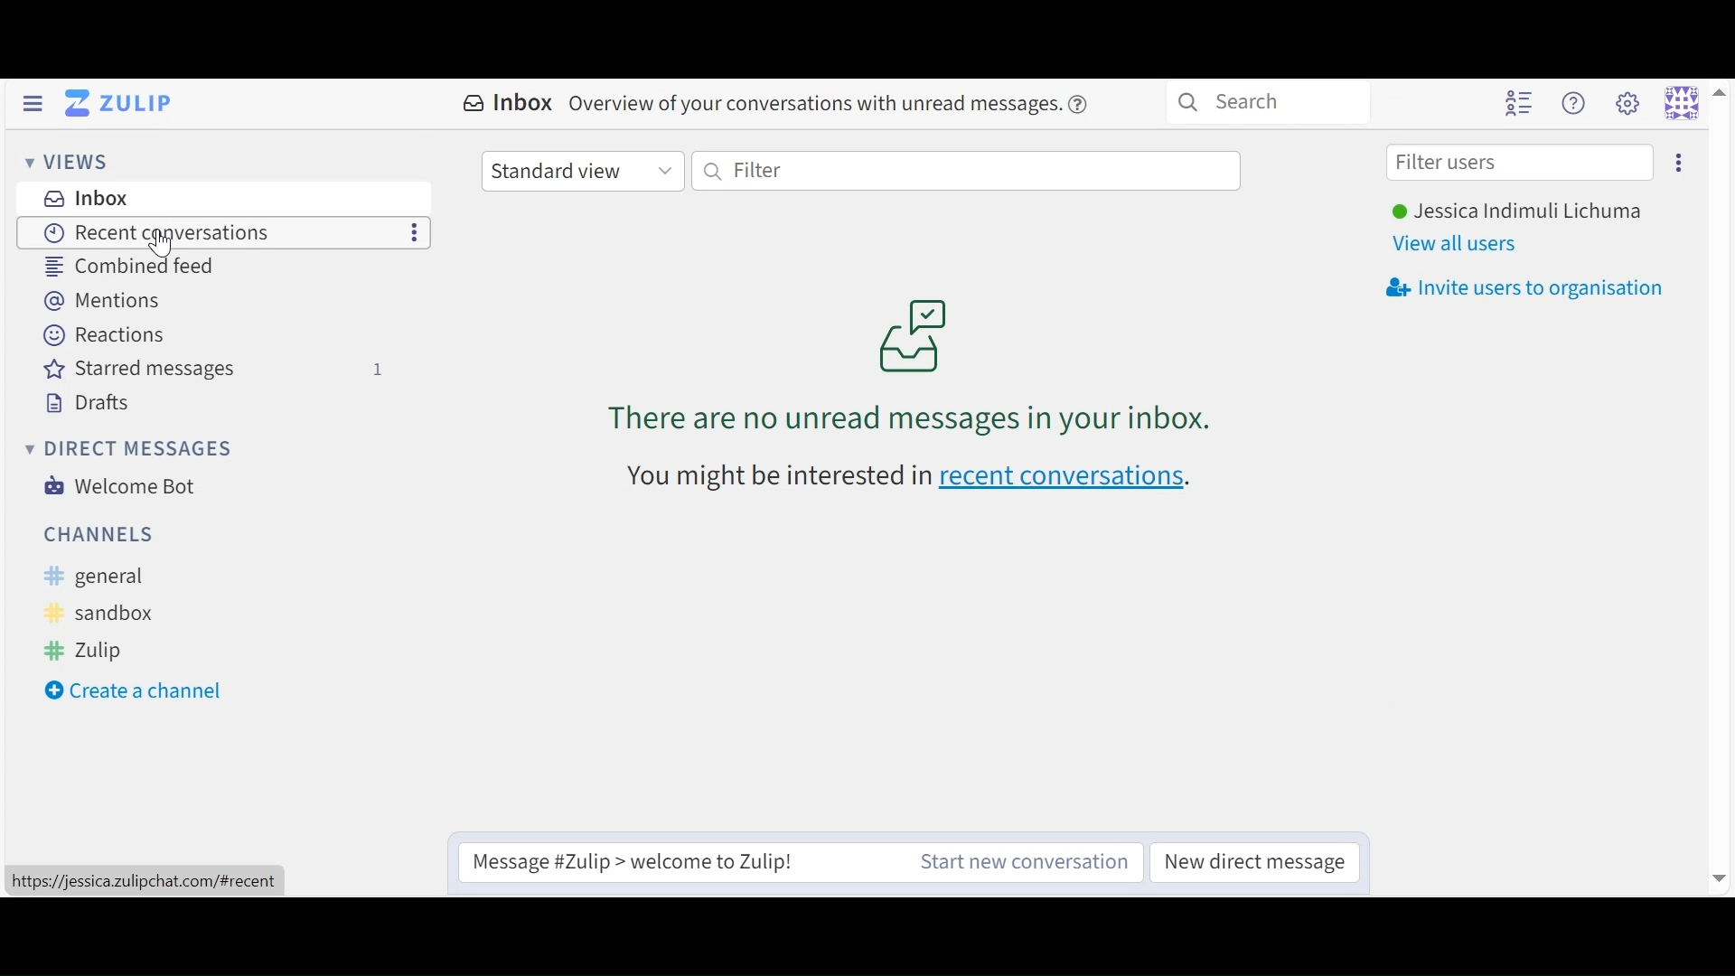  Describe the element at coordinates (1066, 481) in the screenshot. I see `recent conversations ` at that location.